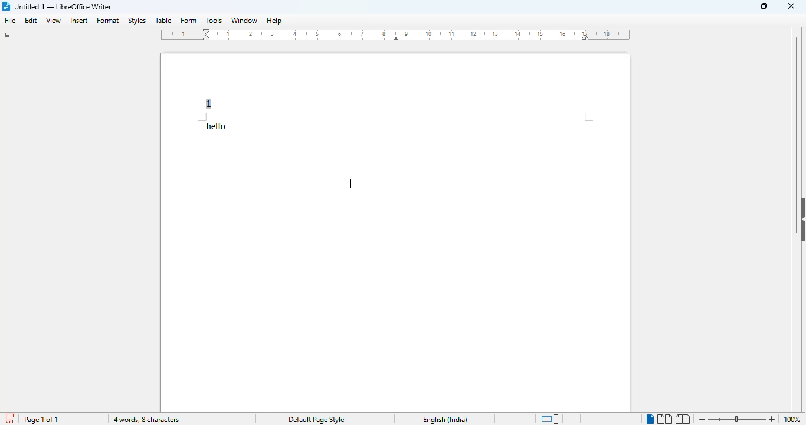 The width and height of the screenshot is (806, 425). Describe the element at coordinates (351, 184) in the screenshot. I see `cursor` at that location.